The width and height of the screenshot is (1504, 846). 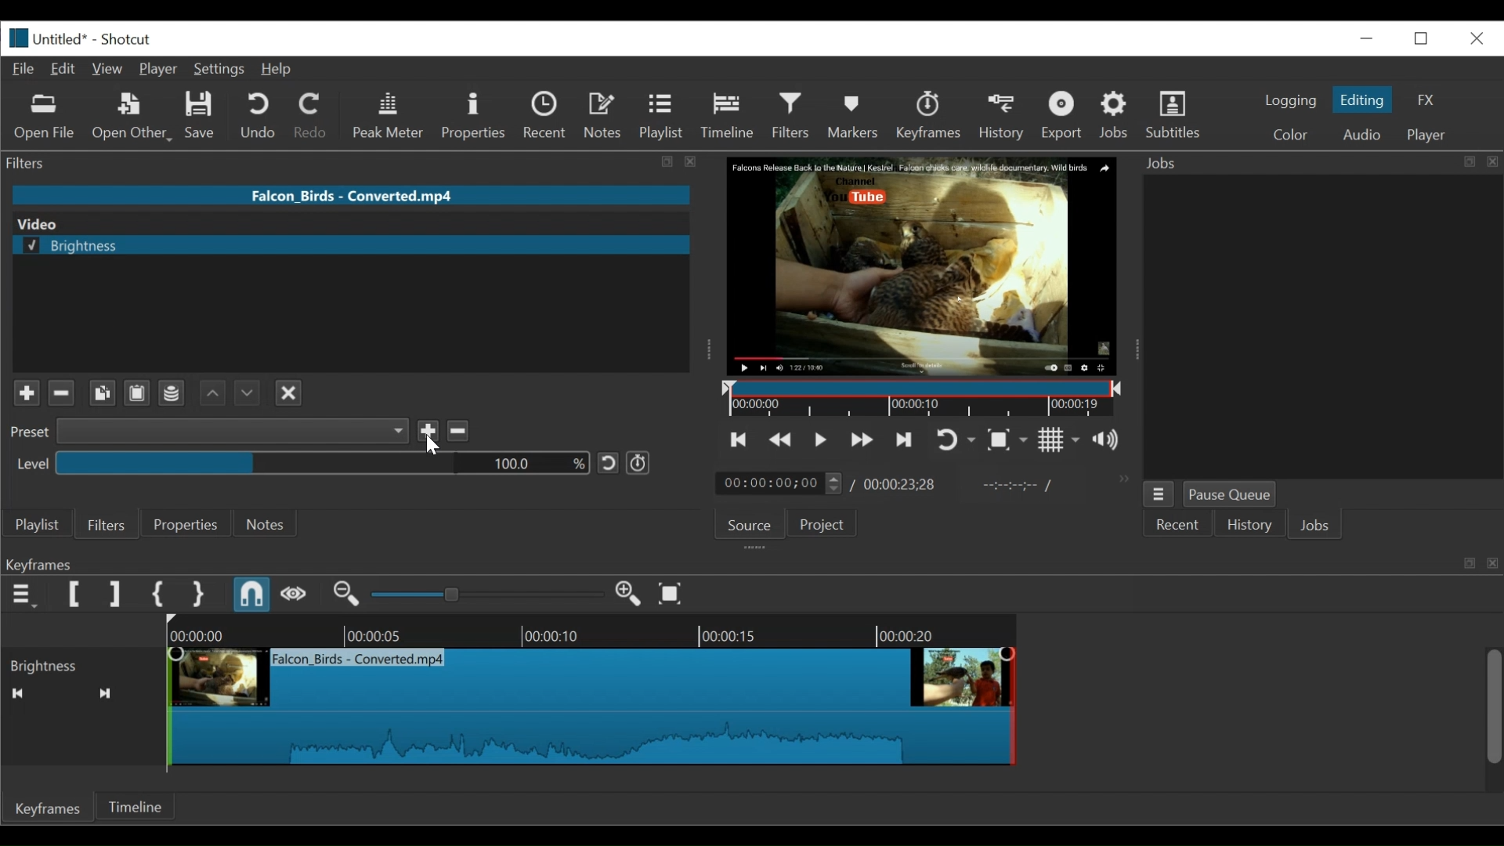 I want to click on Media Viewer, so click(x=919, y=266).